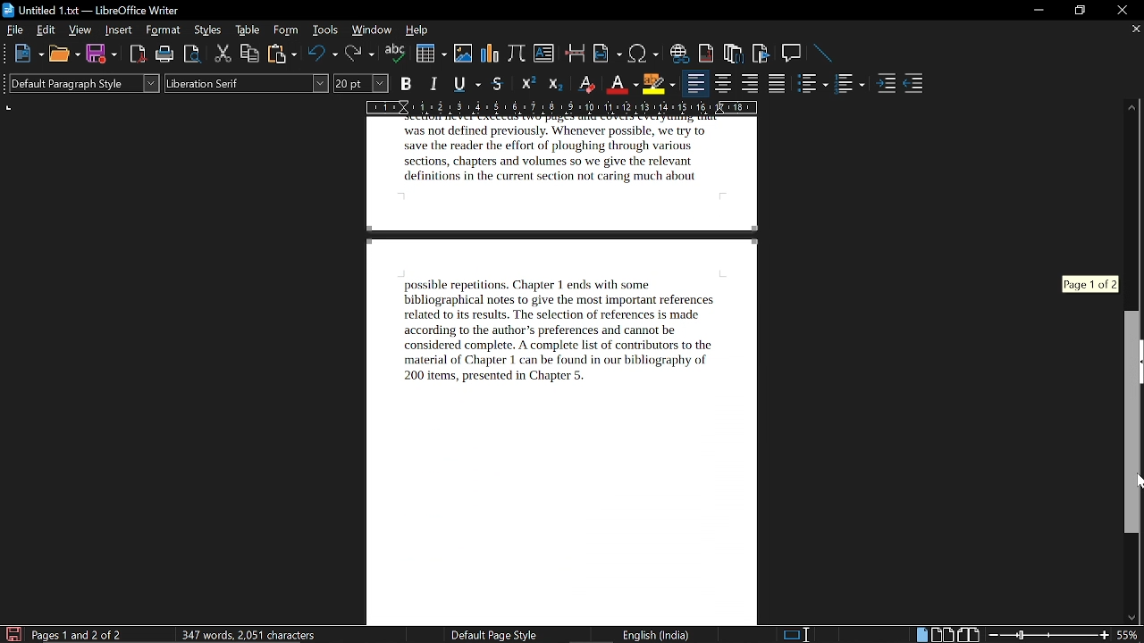  What do you see at coordinates (620, 83) in the screenshot?
I see `font color` at bounding box center [620, 83].